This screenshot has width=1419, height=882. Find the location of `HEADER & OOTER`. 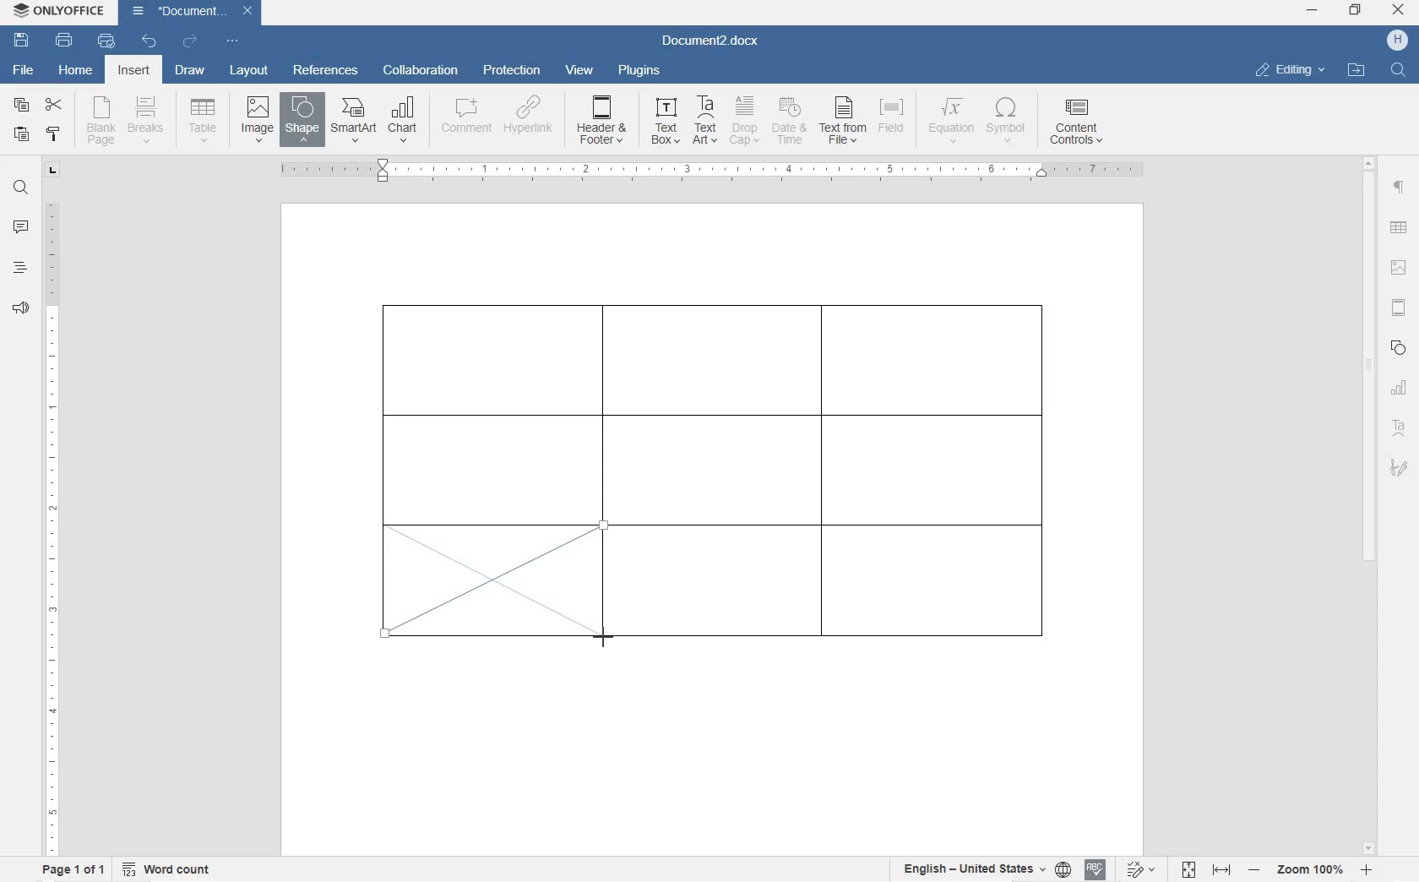

HEADER & OOTER is located at coordinates (602, 121).